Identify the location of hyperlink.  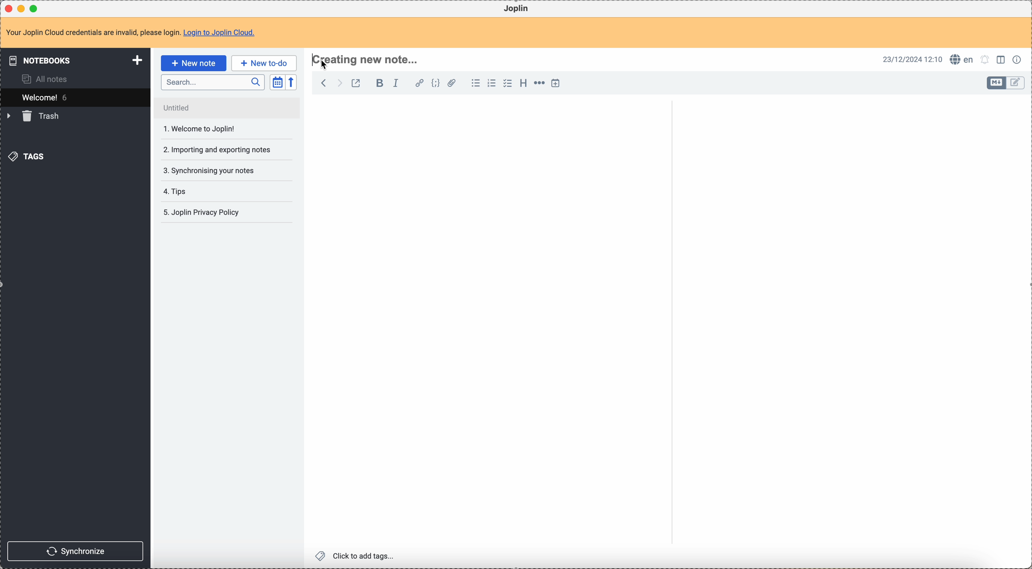
(419, 84).